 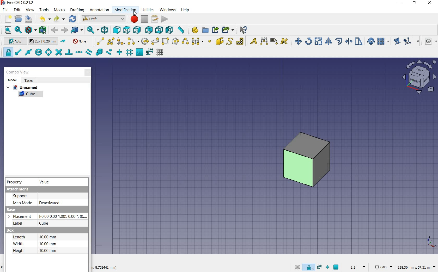 I want to click on sync view, so click(x=93, y=30).